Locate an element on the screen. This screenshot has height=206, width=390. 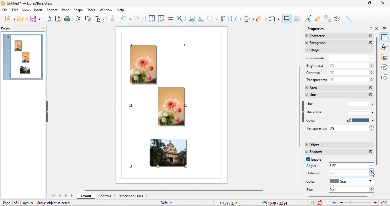
edit is located at coordinates (15, 11).